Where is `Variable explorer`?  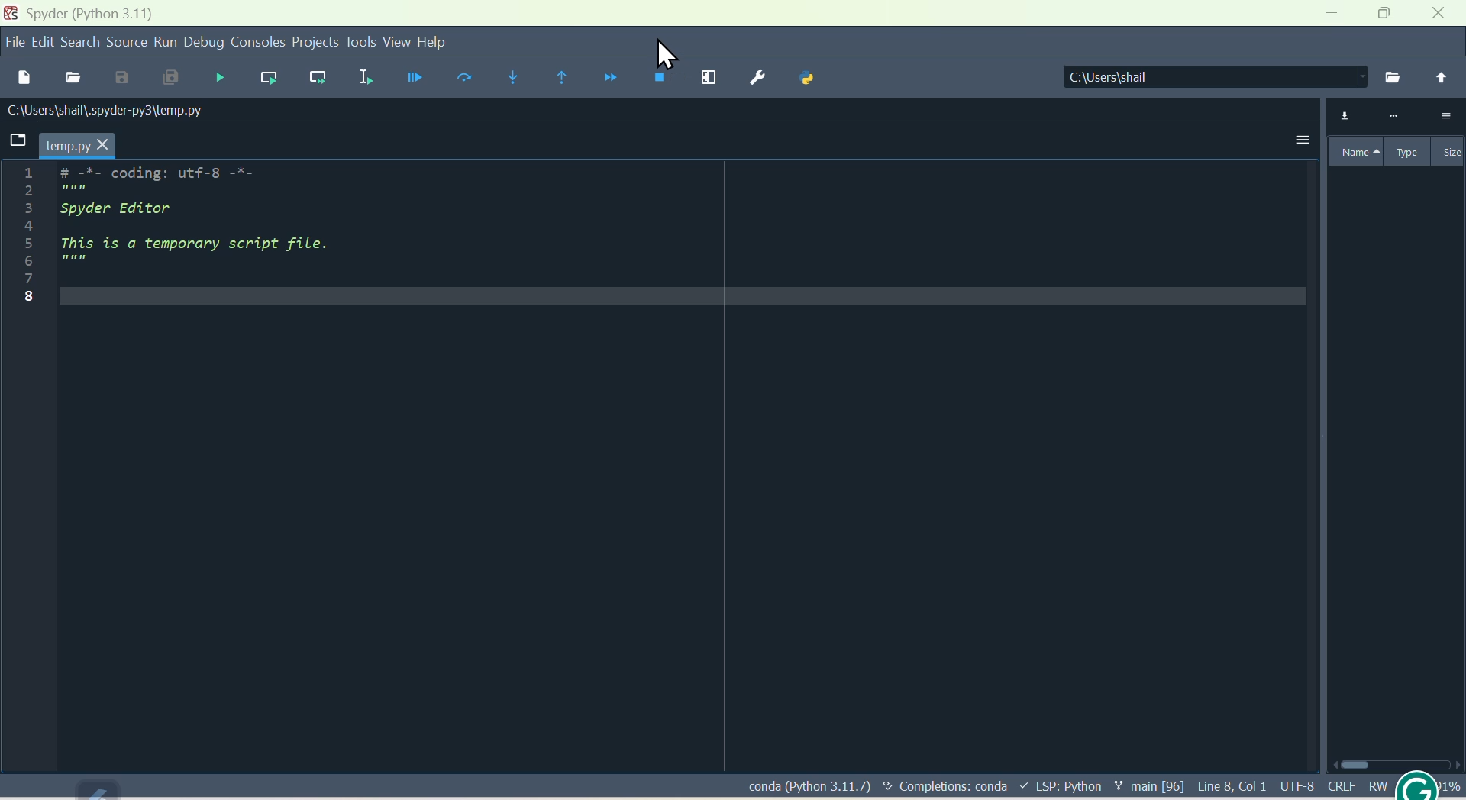 Variable explorer is located at coordinates (1392, 135).